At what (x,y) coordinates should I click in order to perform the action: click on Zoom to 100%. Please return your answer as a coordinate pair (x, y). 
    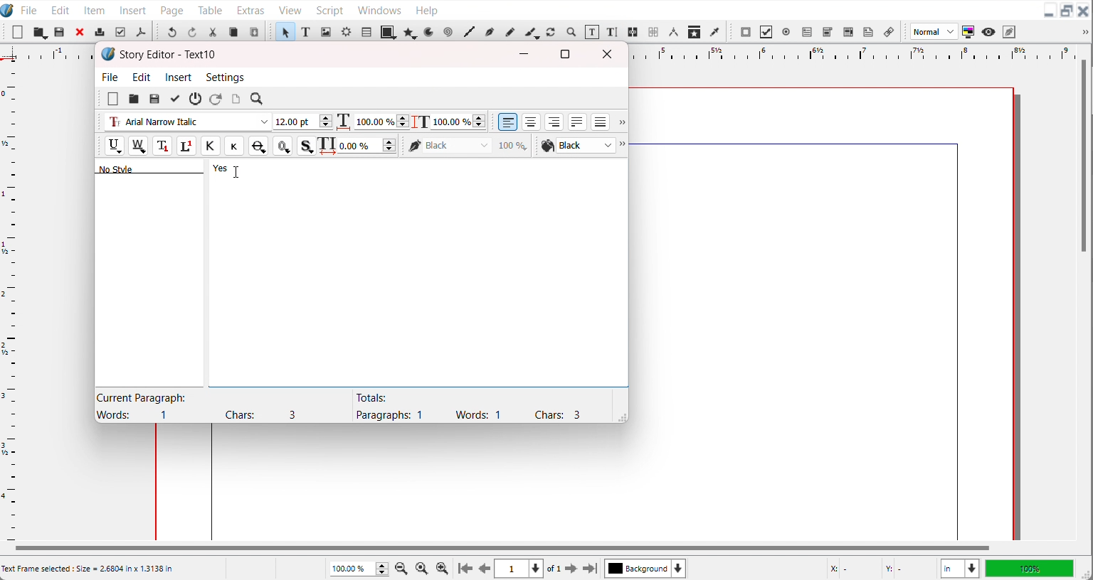
    Looking at the image, I should click on (423, 567).